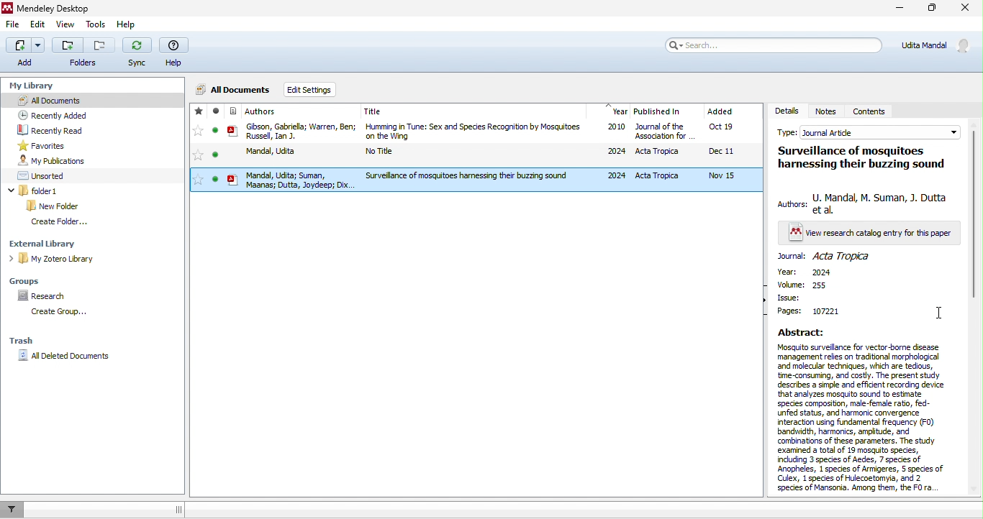 The height and width of the screenshot is (519, 983). Describe the element at coordinates (17, 510) in the screenshot. I see `filter` at that location.